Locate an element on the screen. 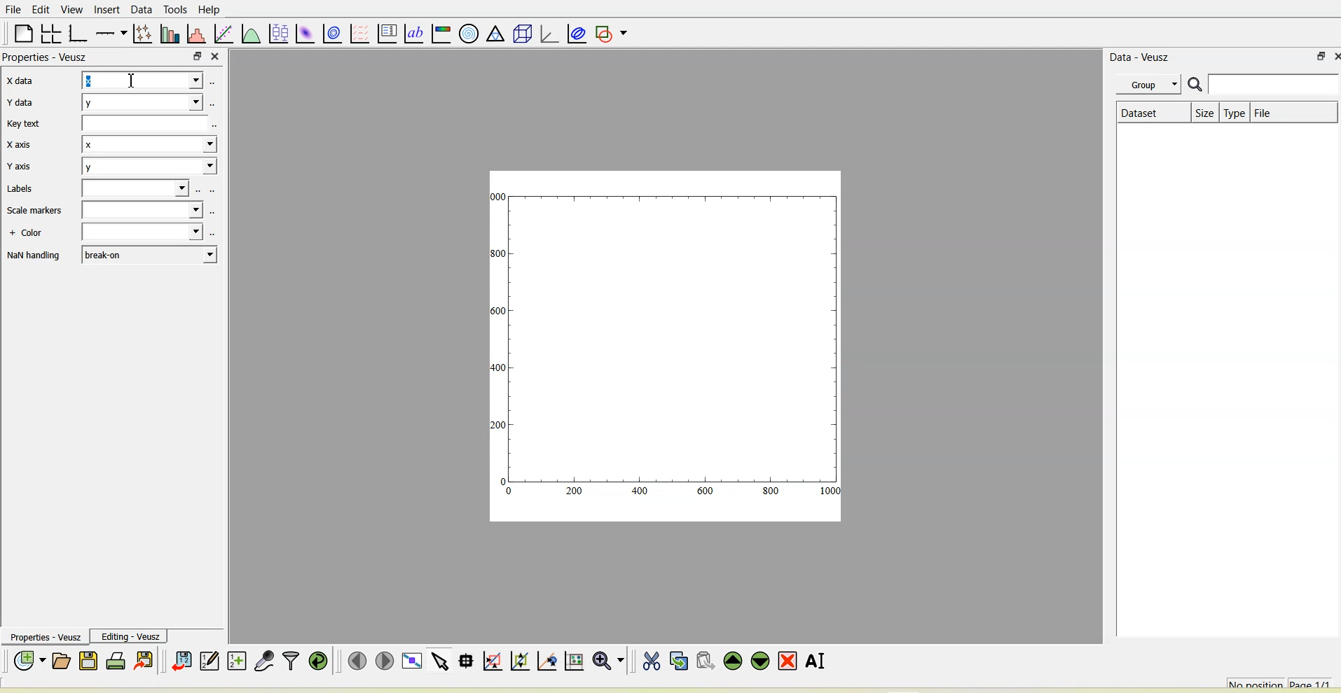  Properties - Veusz is located at coordinates (42, 636).